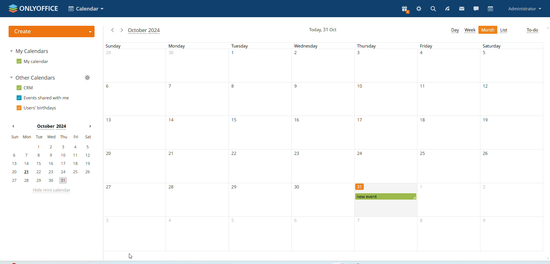 The image size is (550, 264). What do you see at coordinates (133, 146) in the screenshot?
I see `Sundays` at bounding box center [133, 146].